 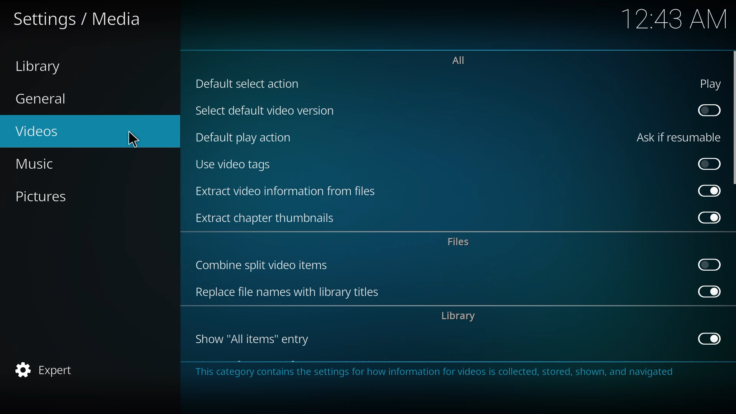 What do you see at coordinates (270, 111) in the screenshot?
I see `select default video version` at bounding box center [270, 111].